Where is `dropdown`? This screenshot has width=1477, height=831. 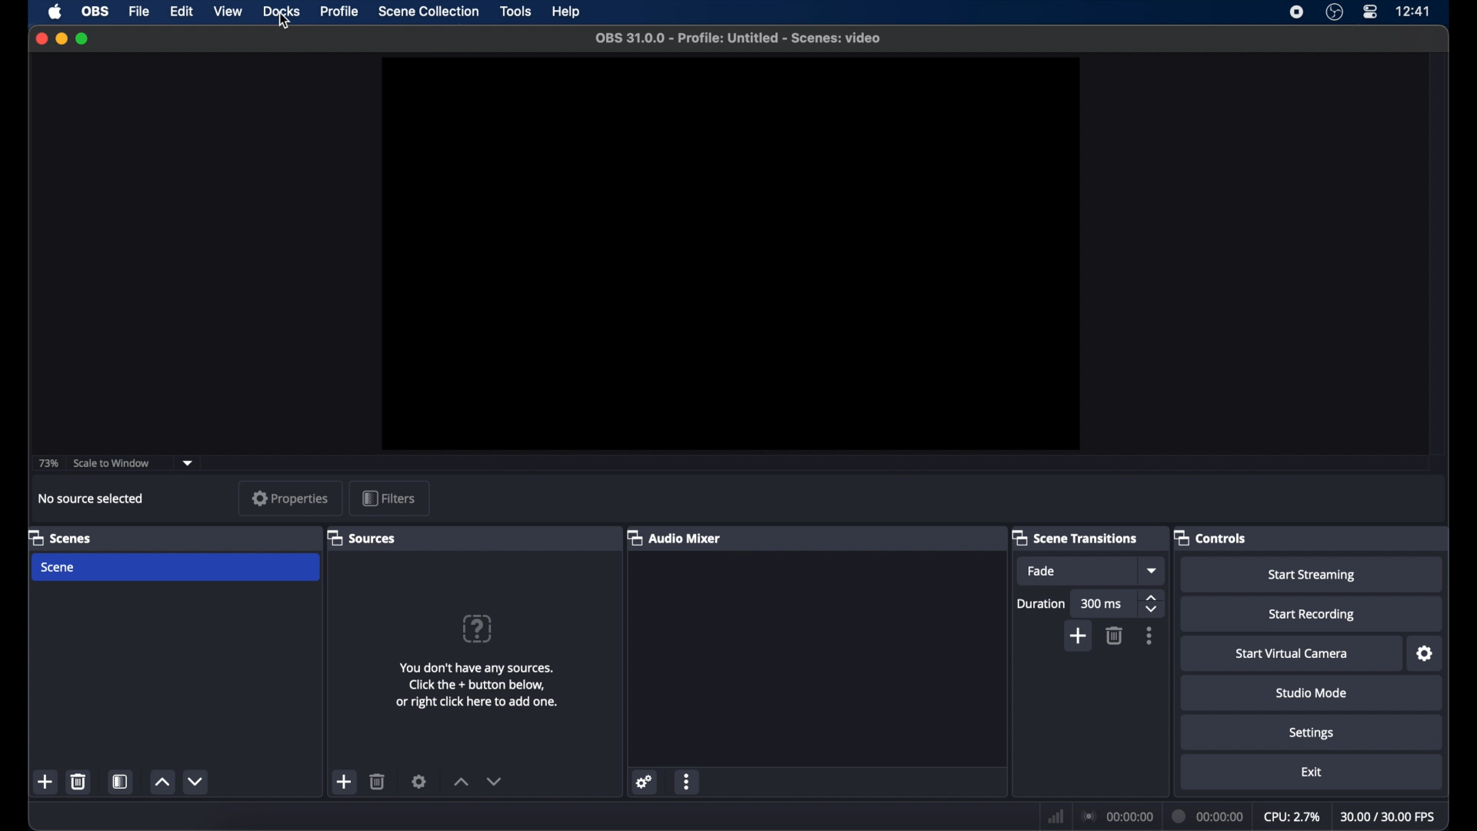 dropdown is located at coordinates (1153, 571).